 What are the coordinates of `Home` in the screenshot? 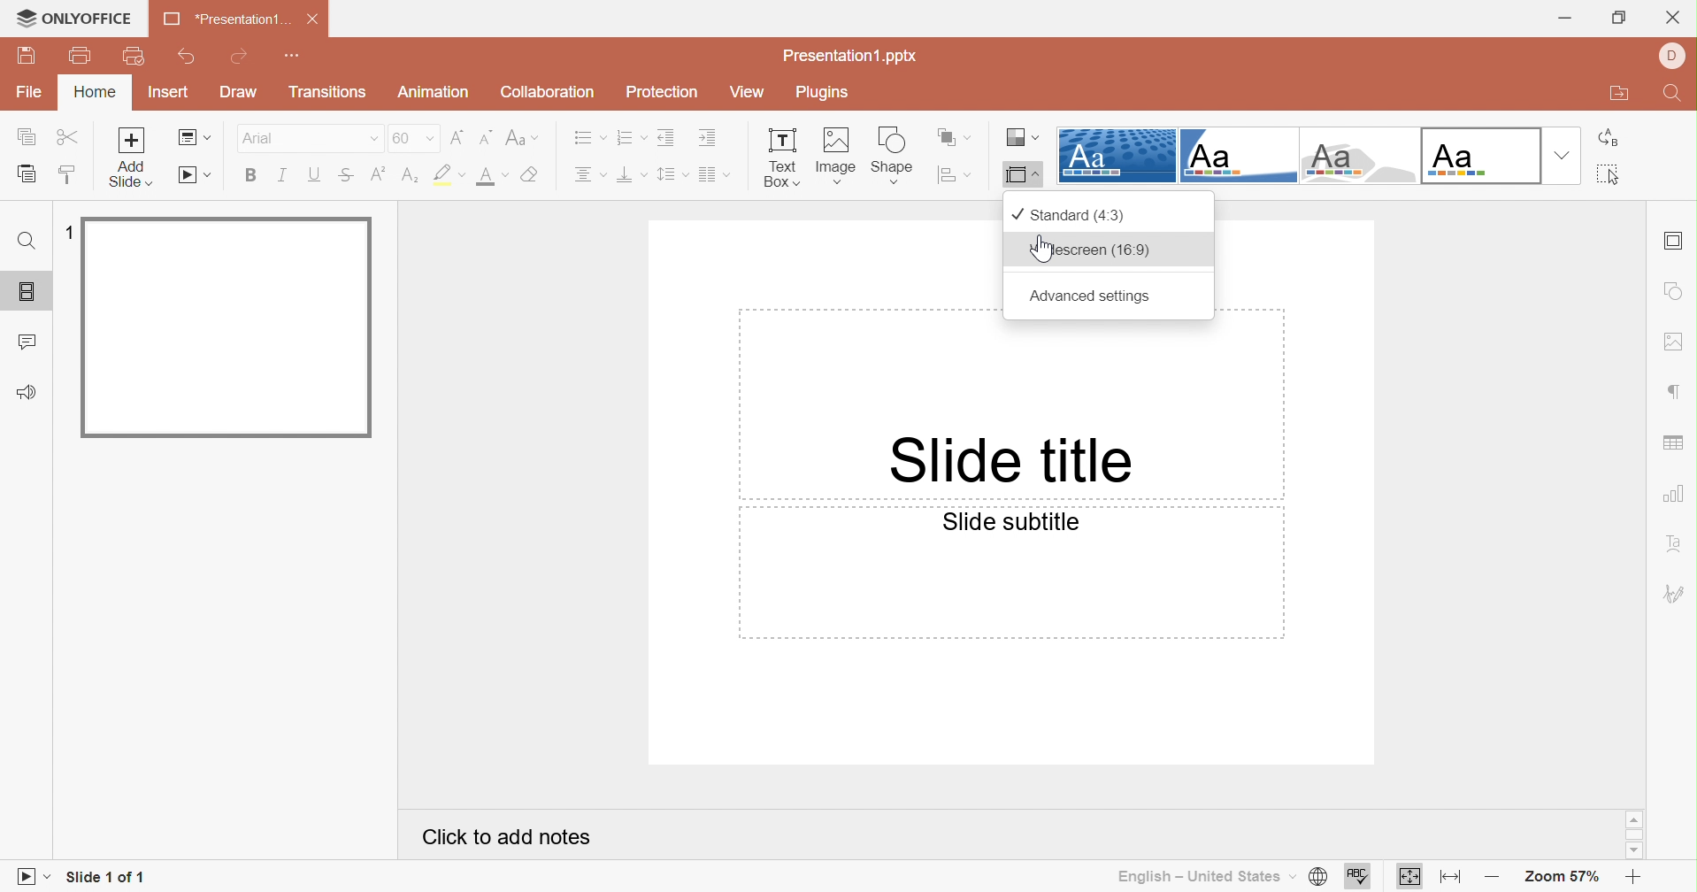 It's located at (96, 92).